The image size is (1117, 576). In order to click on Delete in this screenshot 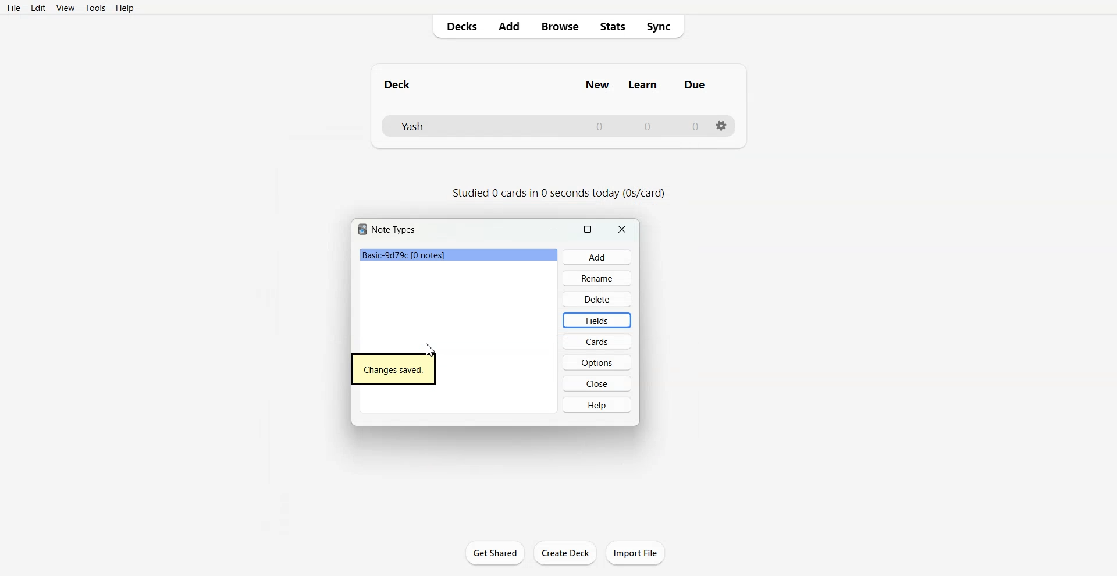, I will do `click(597, 299)`.